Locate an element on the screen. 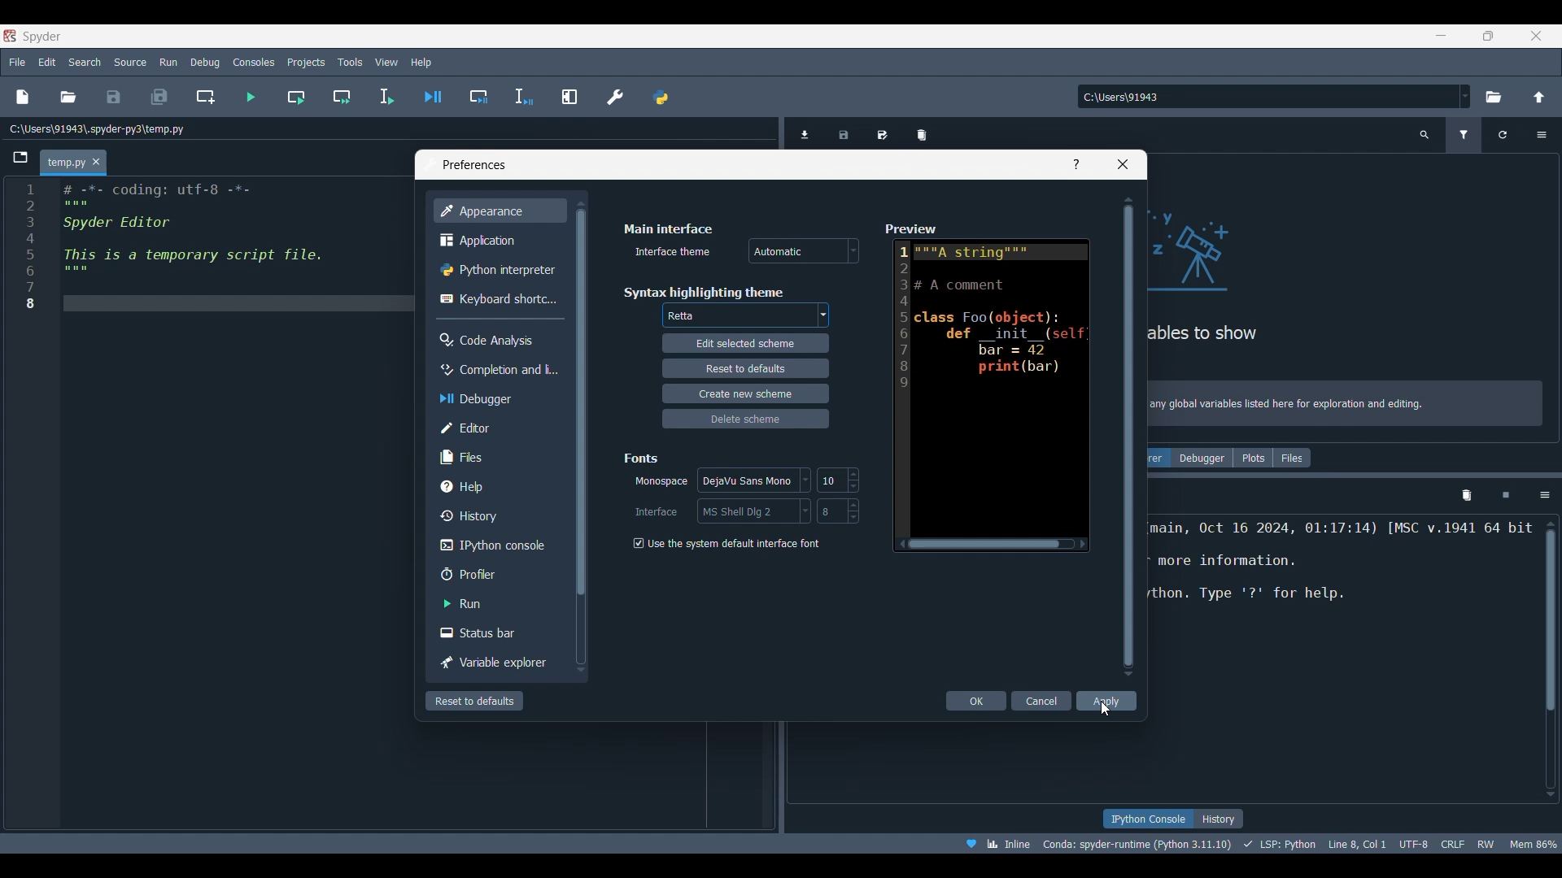 Image resolution: width=1562 pixels, height=878 pixels. Window title is located at coordinates (474, 165).